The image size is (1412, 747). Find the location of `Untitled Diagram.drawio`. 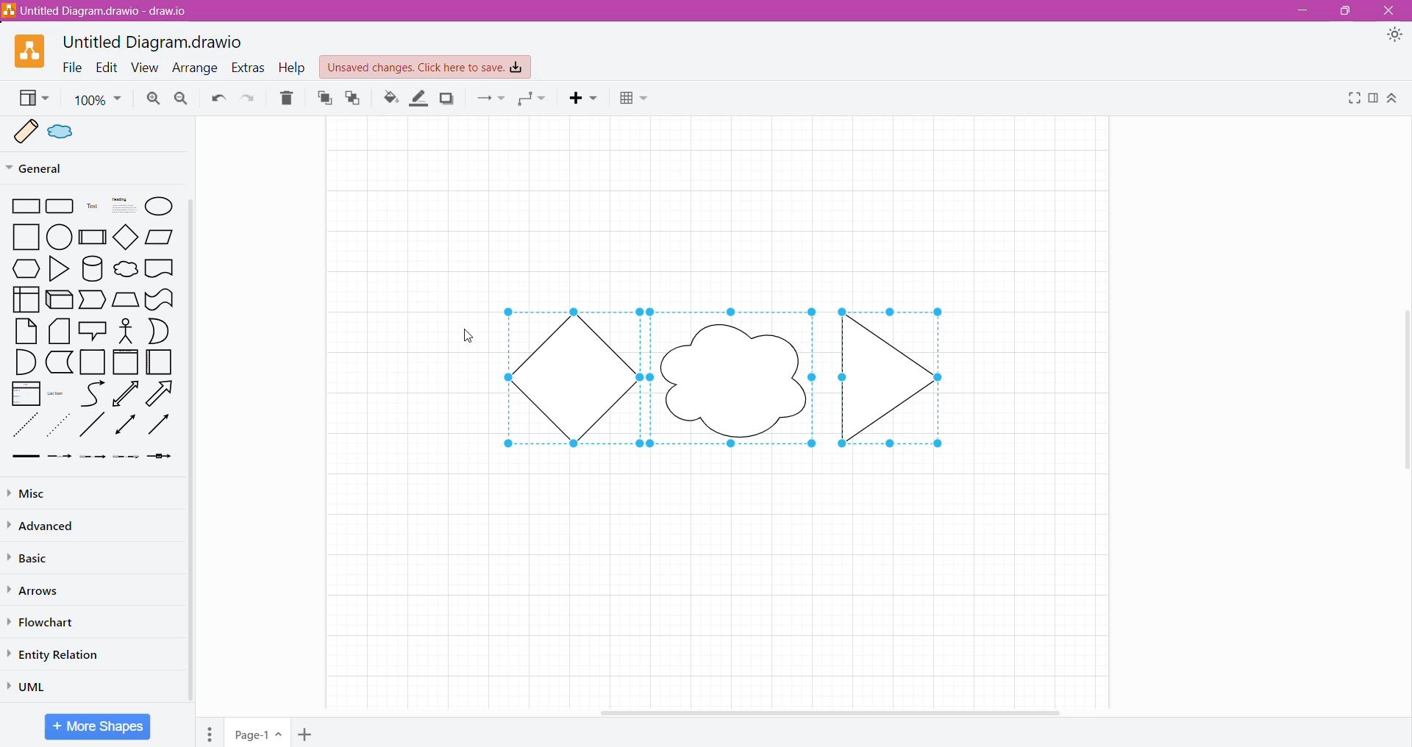

Untitled Diagram.drawio is located at coordinates (151, 40).